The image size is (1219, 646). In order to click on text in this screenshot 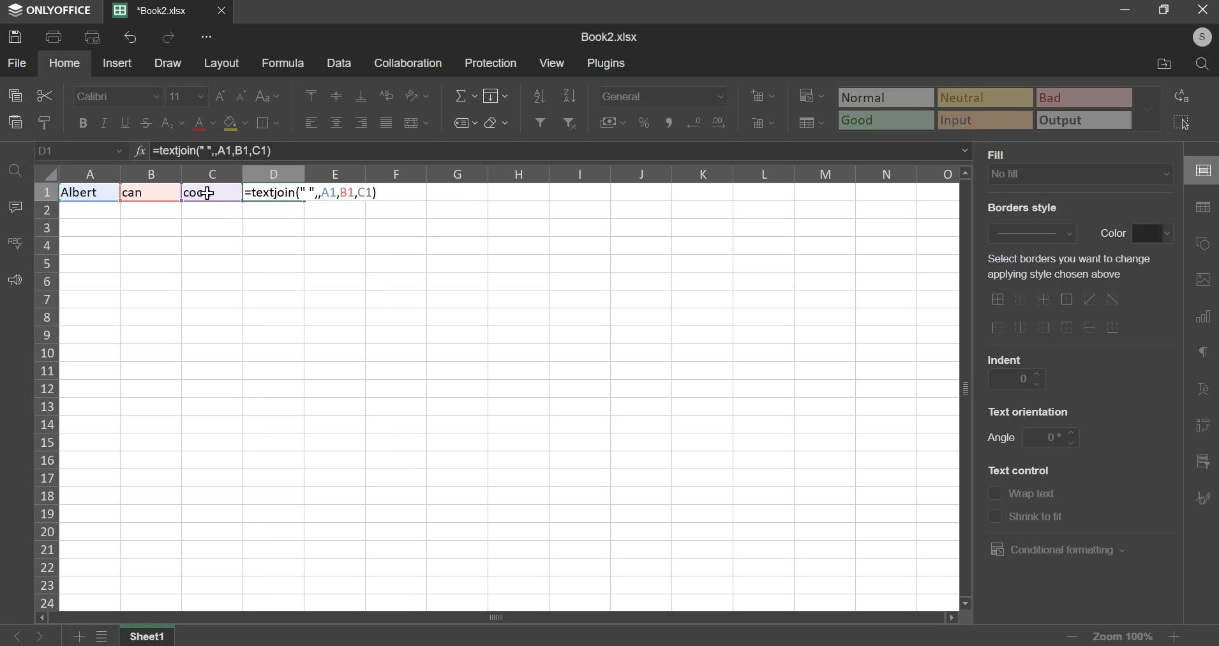, I will do `click(1030, 410)`.